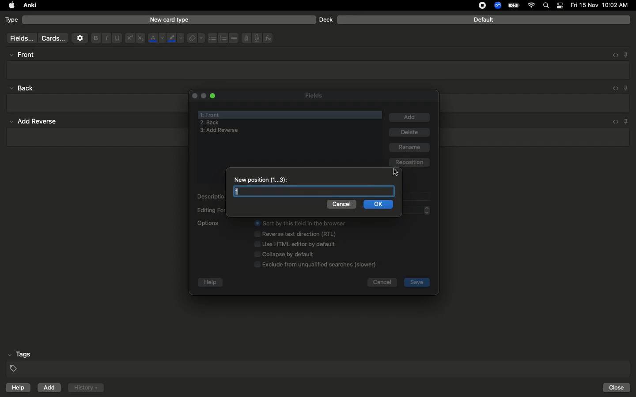 This screenshot has height=397, width=636. Describe the element at coordinates (410, 148) in the screenshot. I see `rename` at that location.